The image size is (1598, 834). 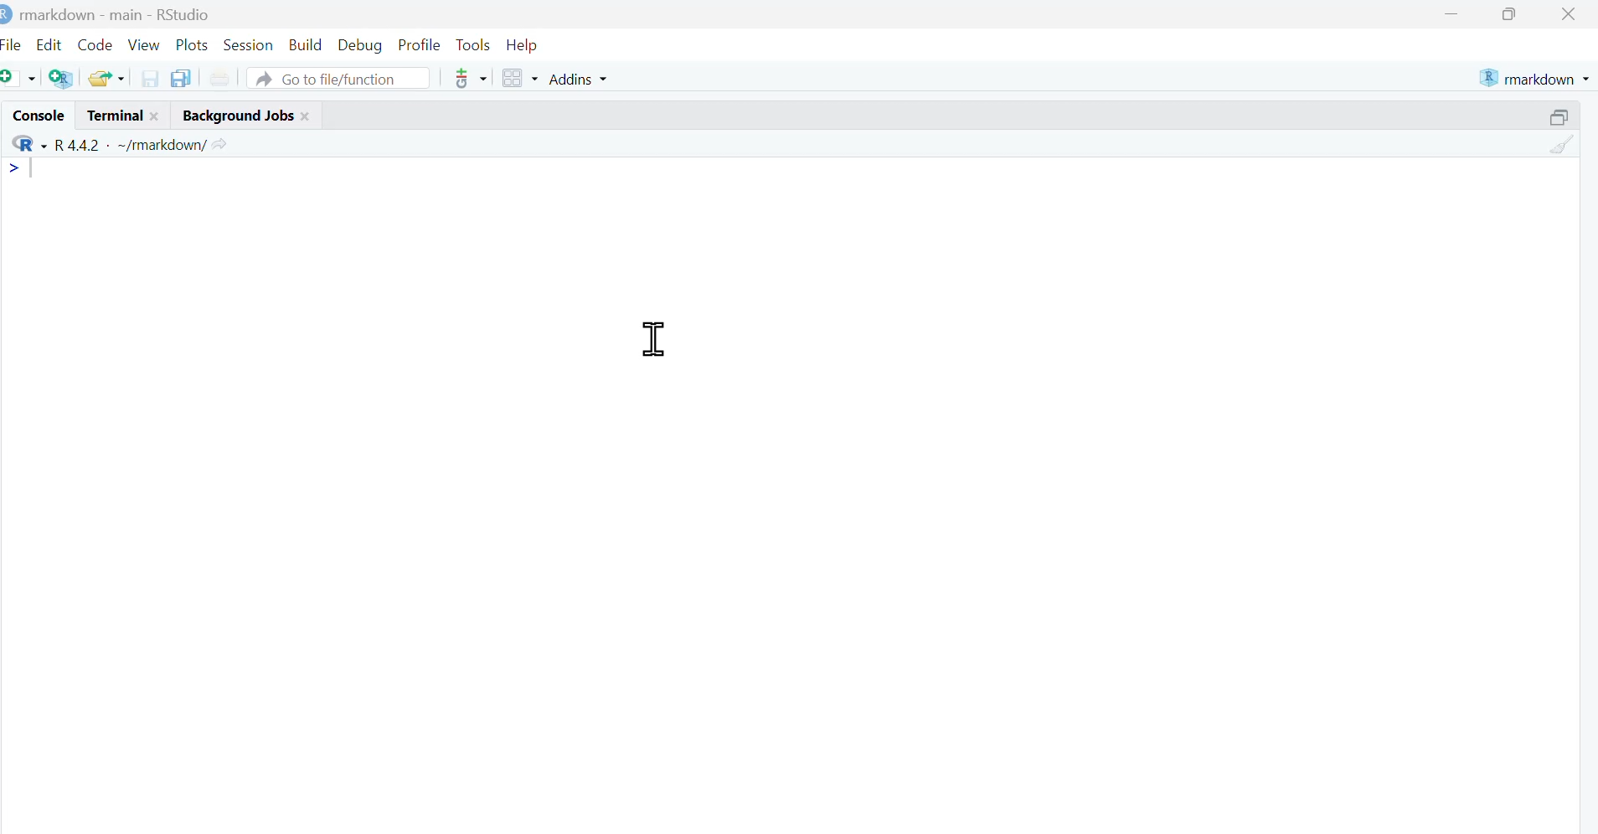 I want to click on close, so click(x=1572, y=13).